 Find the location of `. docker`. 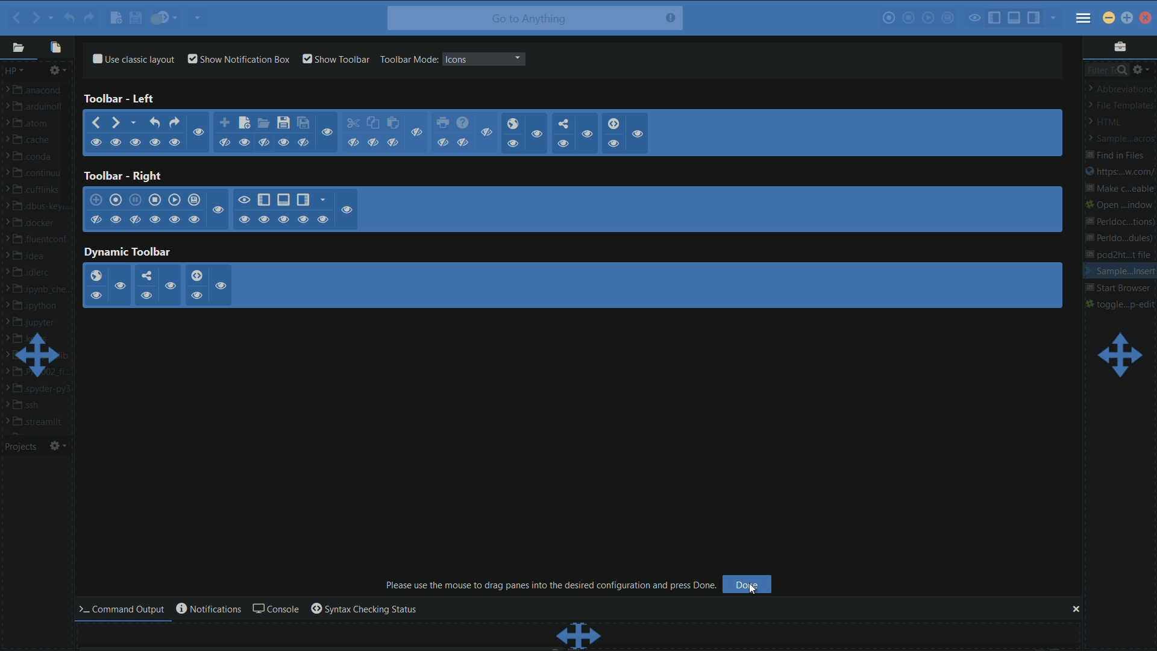

. docker is located at coordinates (37, 224).